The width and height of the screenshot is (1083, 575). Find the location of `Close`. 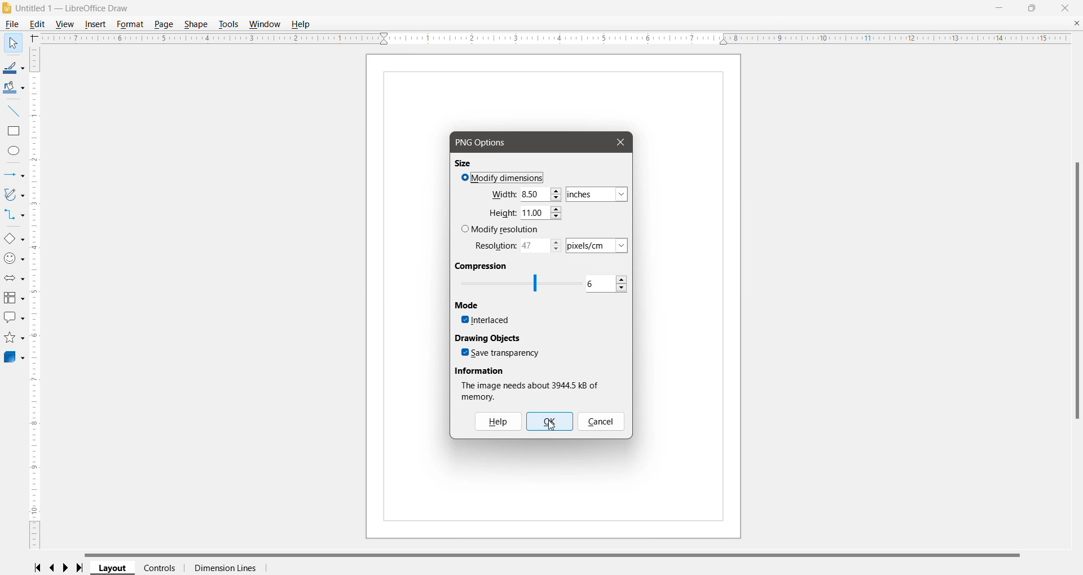

Close is located at coordinates (620, 142).